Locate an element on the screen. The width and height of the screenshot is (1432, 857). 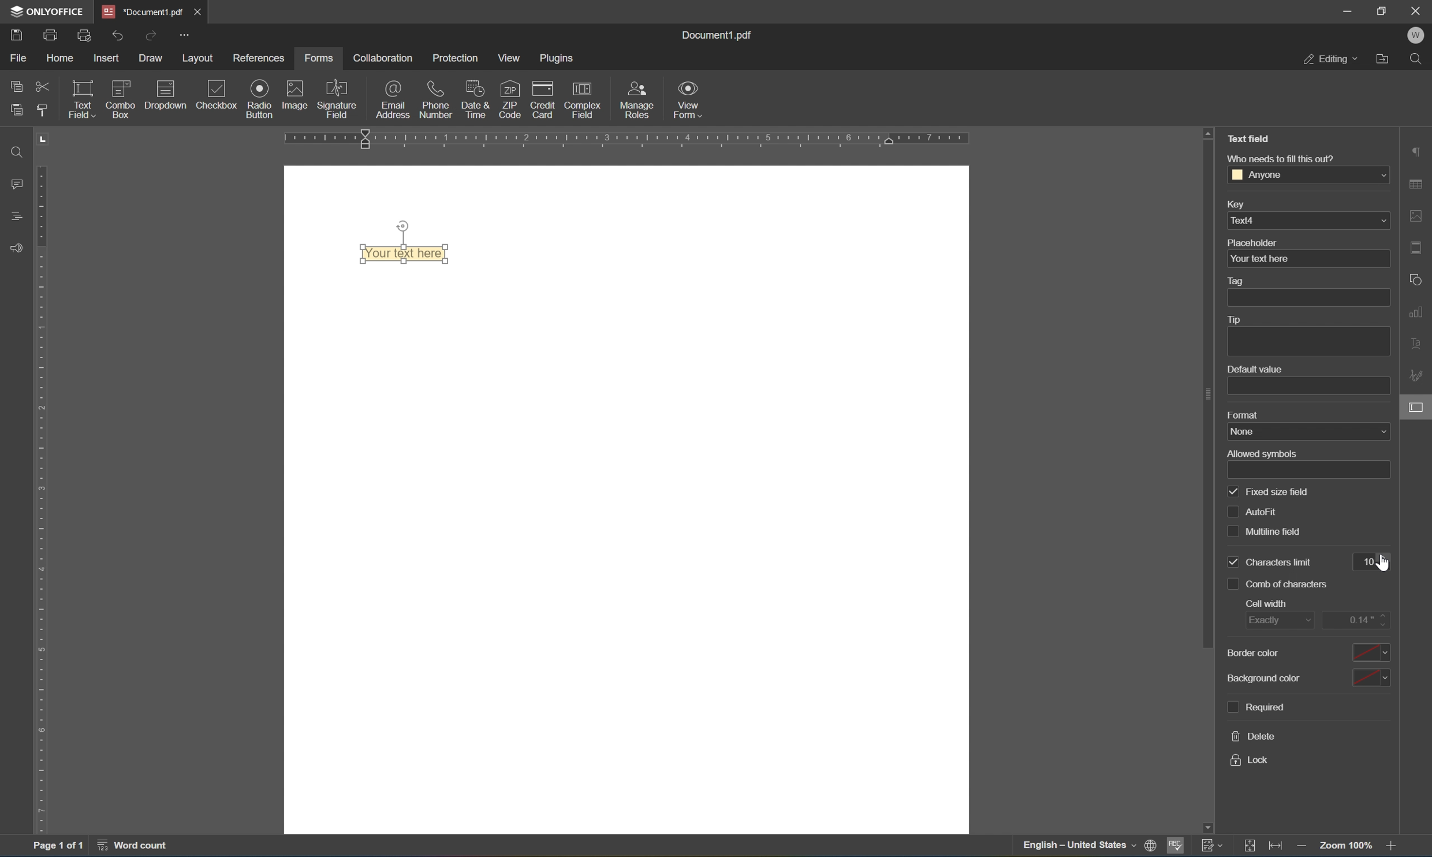
comments is located at coordinates (17, 184).